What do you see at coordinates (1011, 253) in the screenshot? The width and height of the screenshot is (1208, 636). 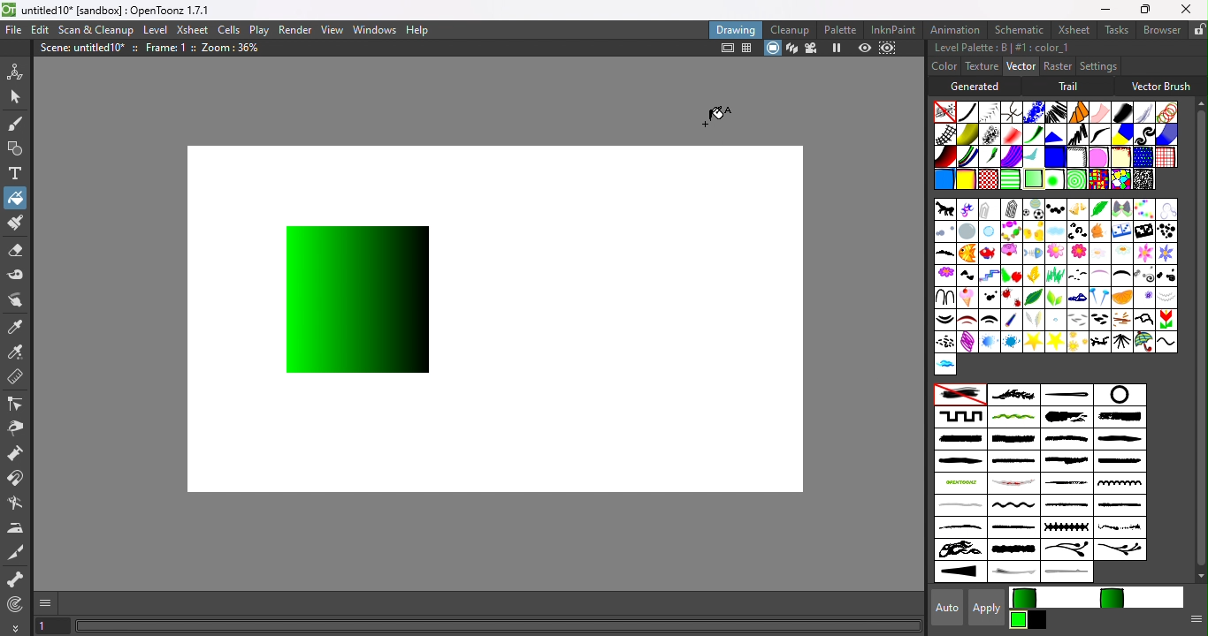 I see `fish3` at bounding box center [1011, 253].